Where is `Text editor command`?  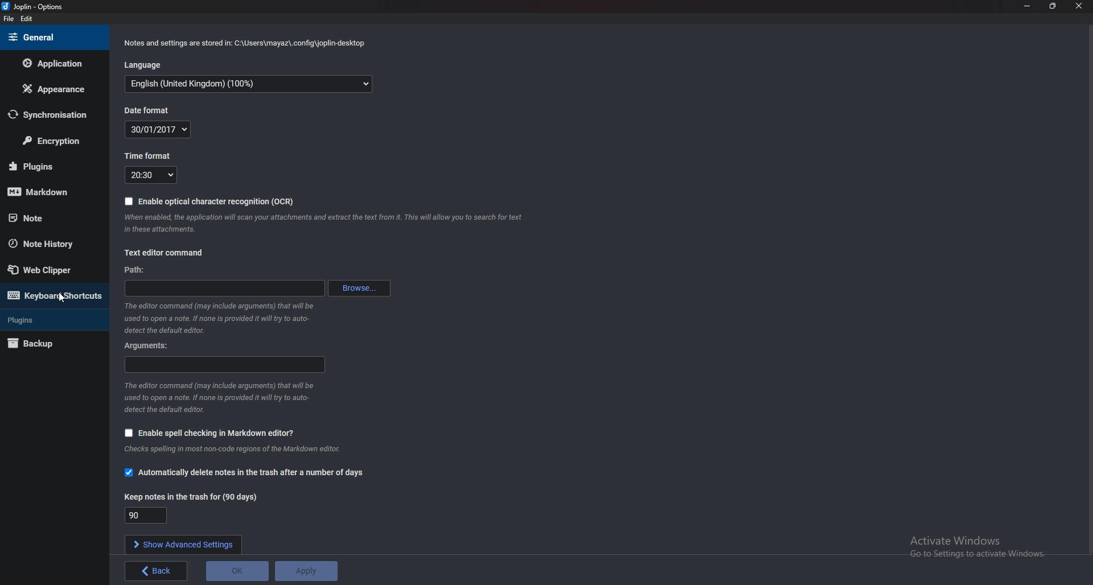 Text editor command is located at coordinates (164, 254).